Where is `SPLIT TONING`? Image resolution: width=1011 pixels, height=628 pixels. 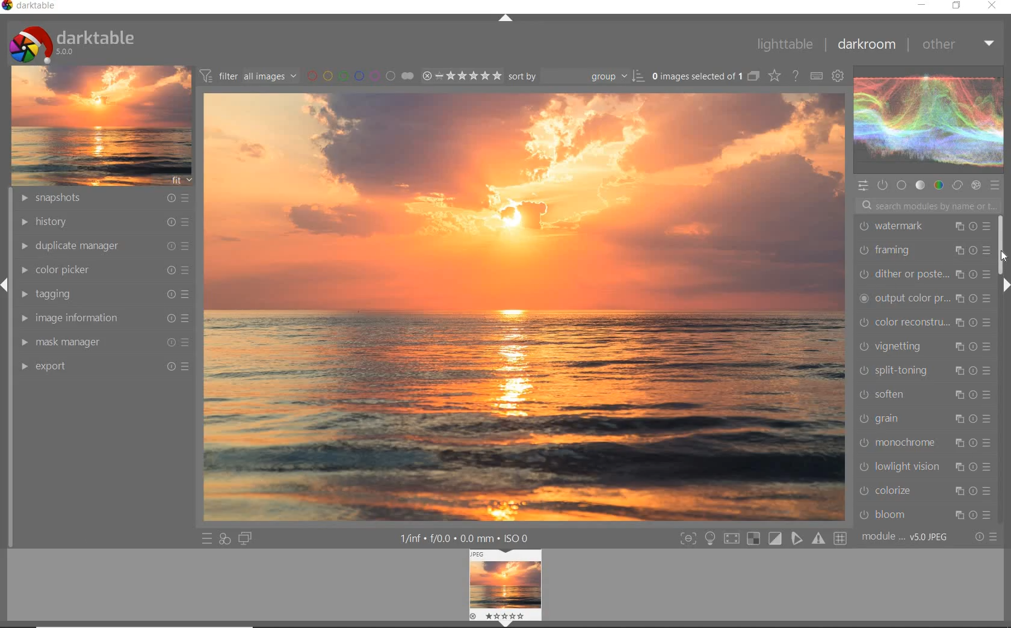
SPLIT TONING is located at coordinates (925, 371).